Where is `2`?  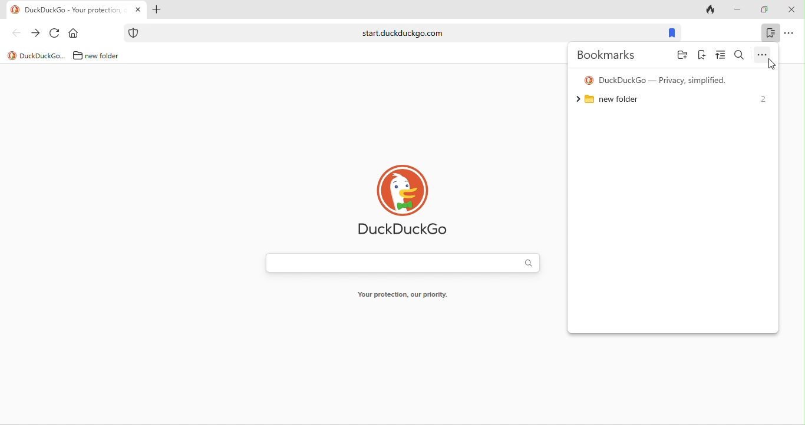 2 is located at coordinates (763, 99).